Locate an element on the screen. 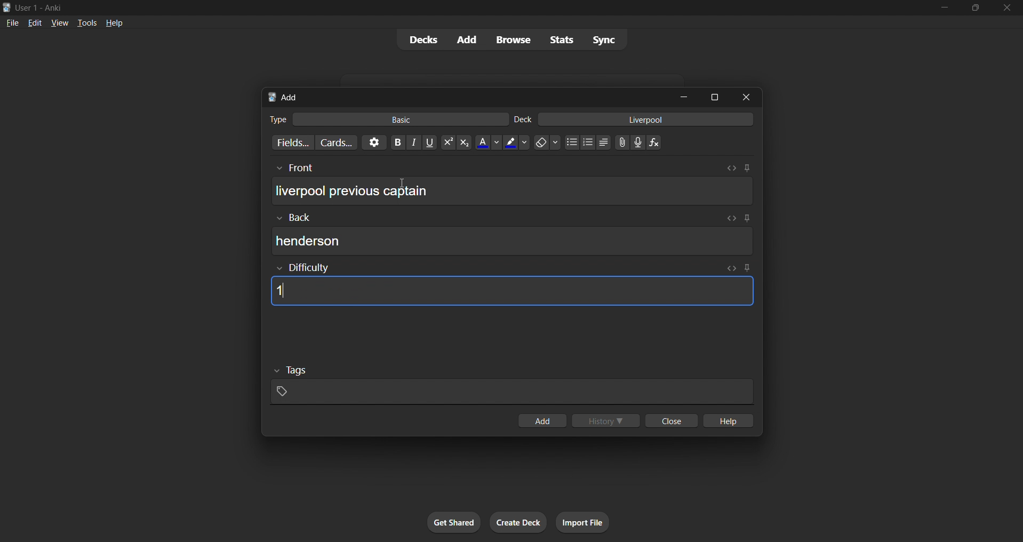  link is located at coordinates (621, 144).